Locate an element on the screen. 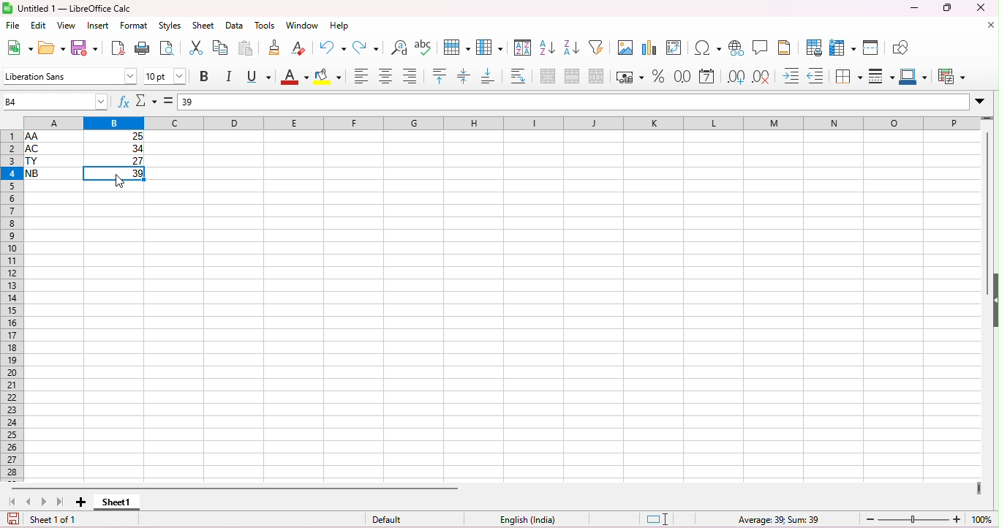 Image resolution: width=999 pixels, height=528 pixels. vertical scroll bar is located at coordinates (989, 195).